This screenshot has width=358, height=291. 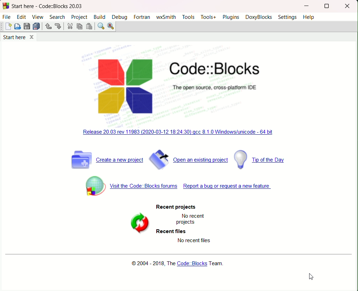 What do you see at coordinates (176, 264) in the screenshot?
I see `Copyright` at bounding box center [176, 264].